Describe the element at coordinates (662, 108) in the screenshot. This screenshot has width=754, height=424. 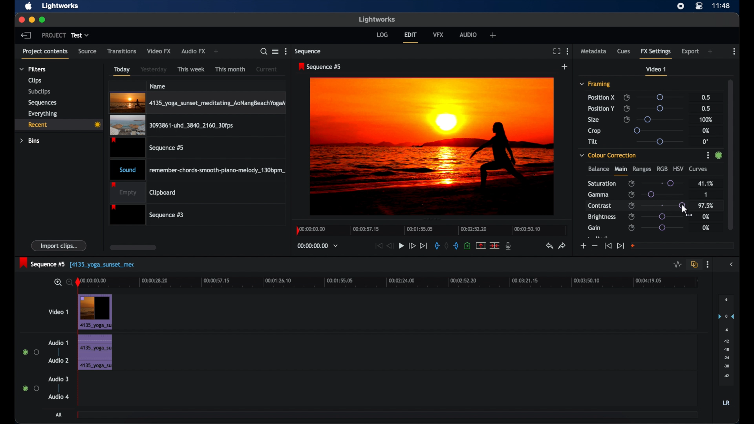
I see `slider` at that location.